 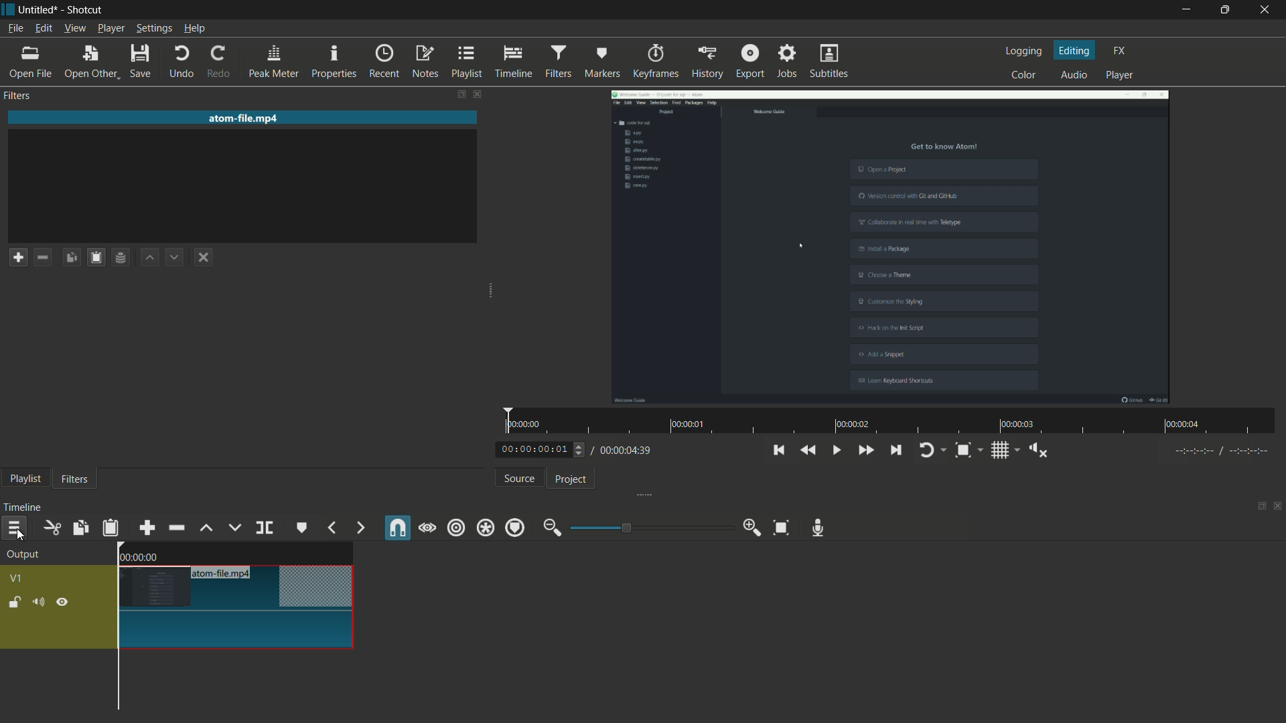 I want to click on notes, so click(x=425, y=62).